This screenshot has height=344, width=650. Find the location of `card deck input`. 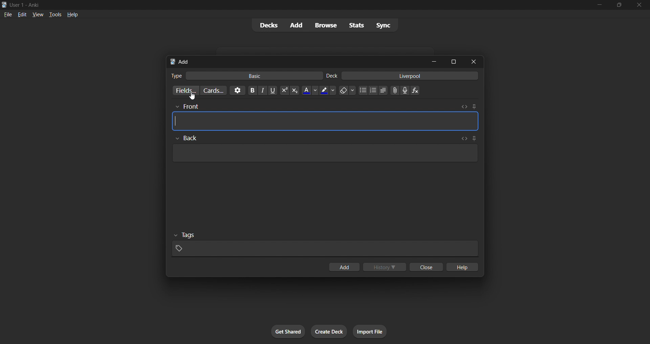

card deck input is located at coordinates (410, 76).